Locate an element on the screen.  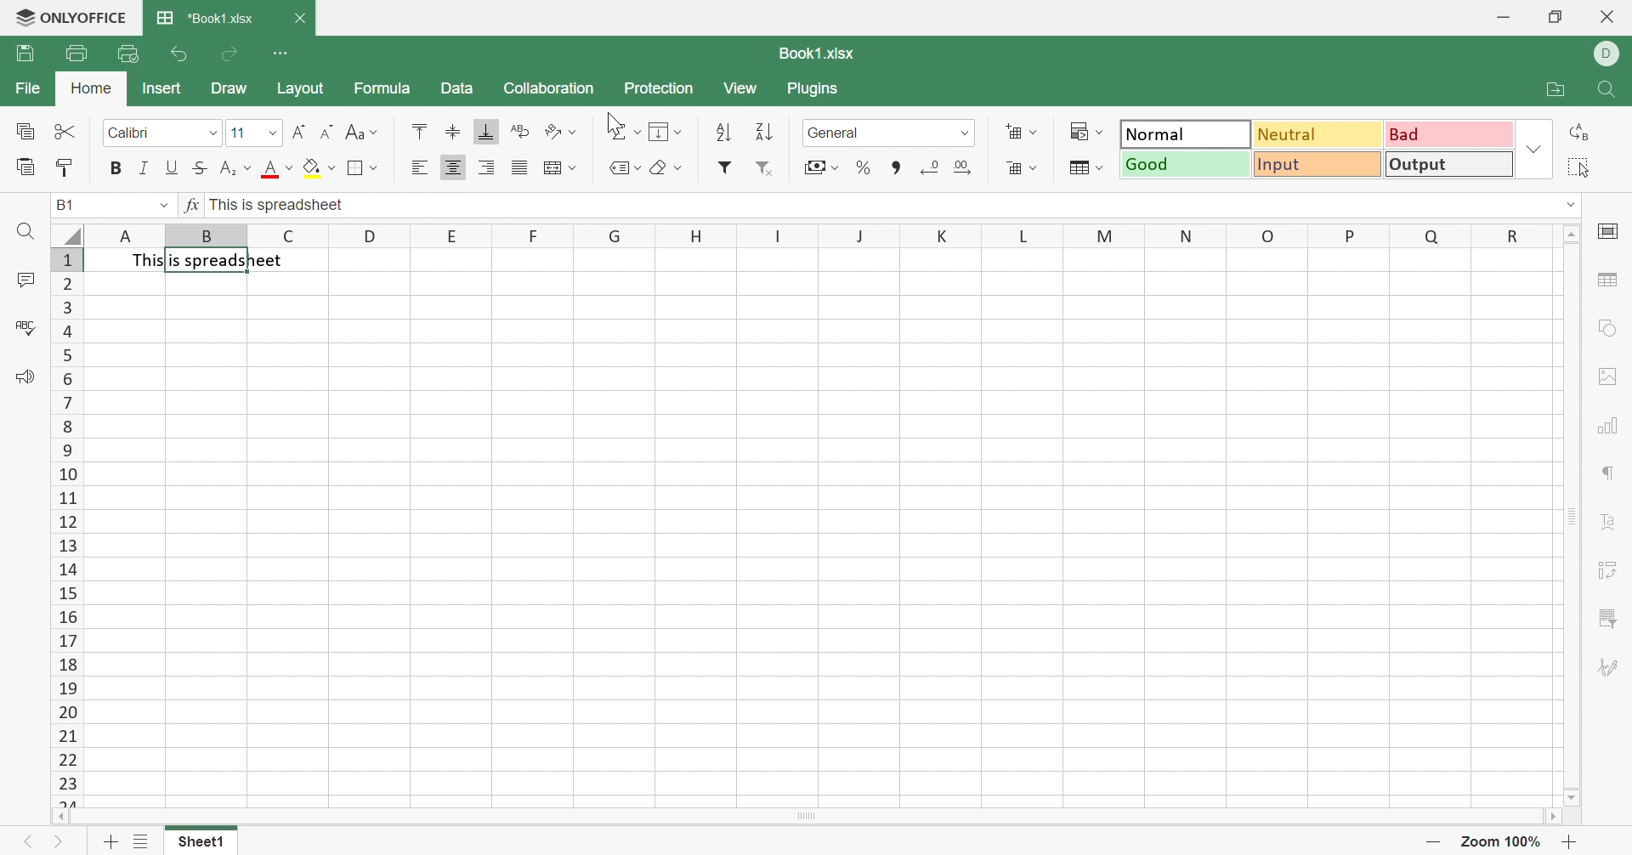
Orientation is located at coordinates (553, 131).